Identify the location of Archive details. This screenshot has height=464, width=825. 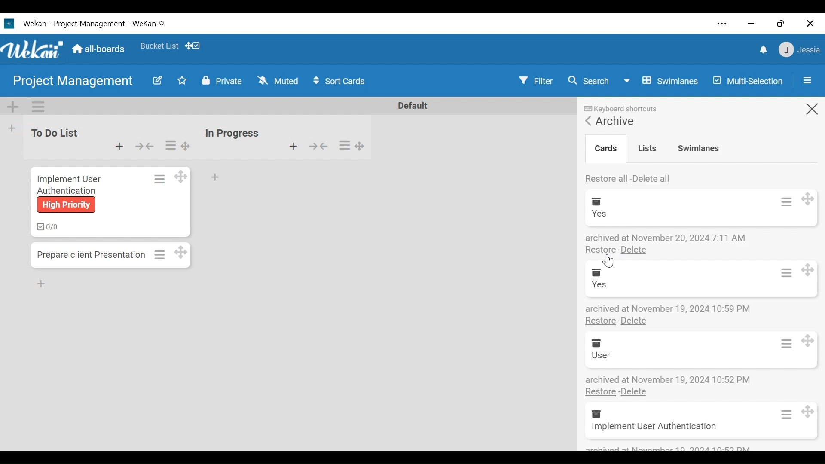
(666, 308).